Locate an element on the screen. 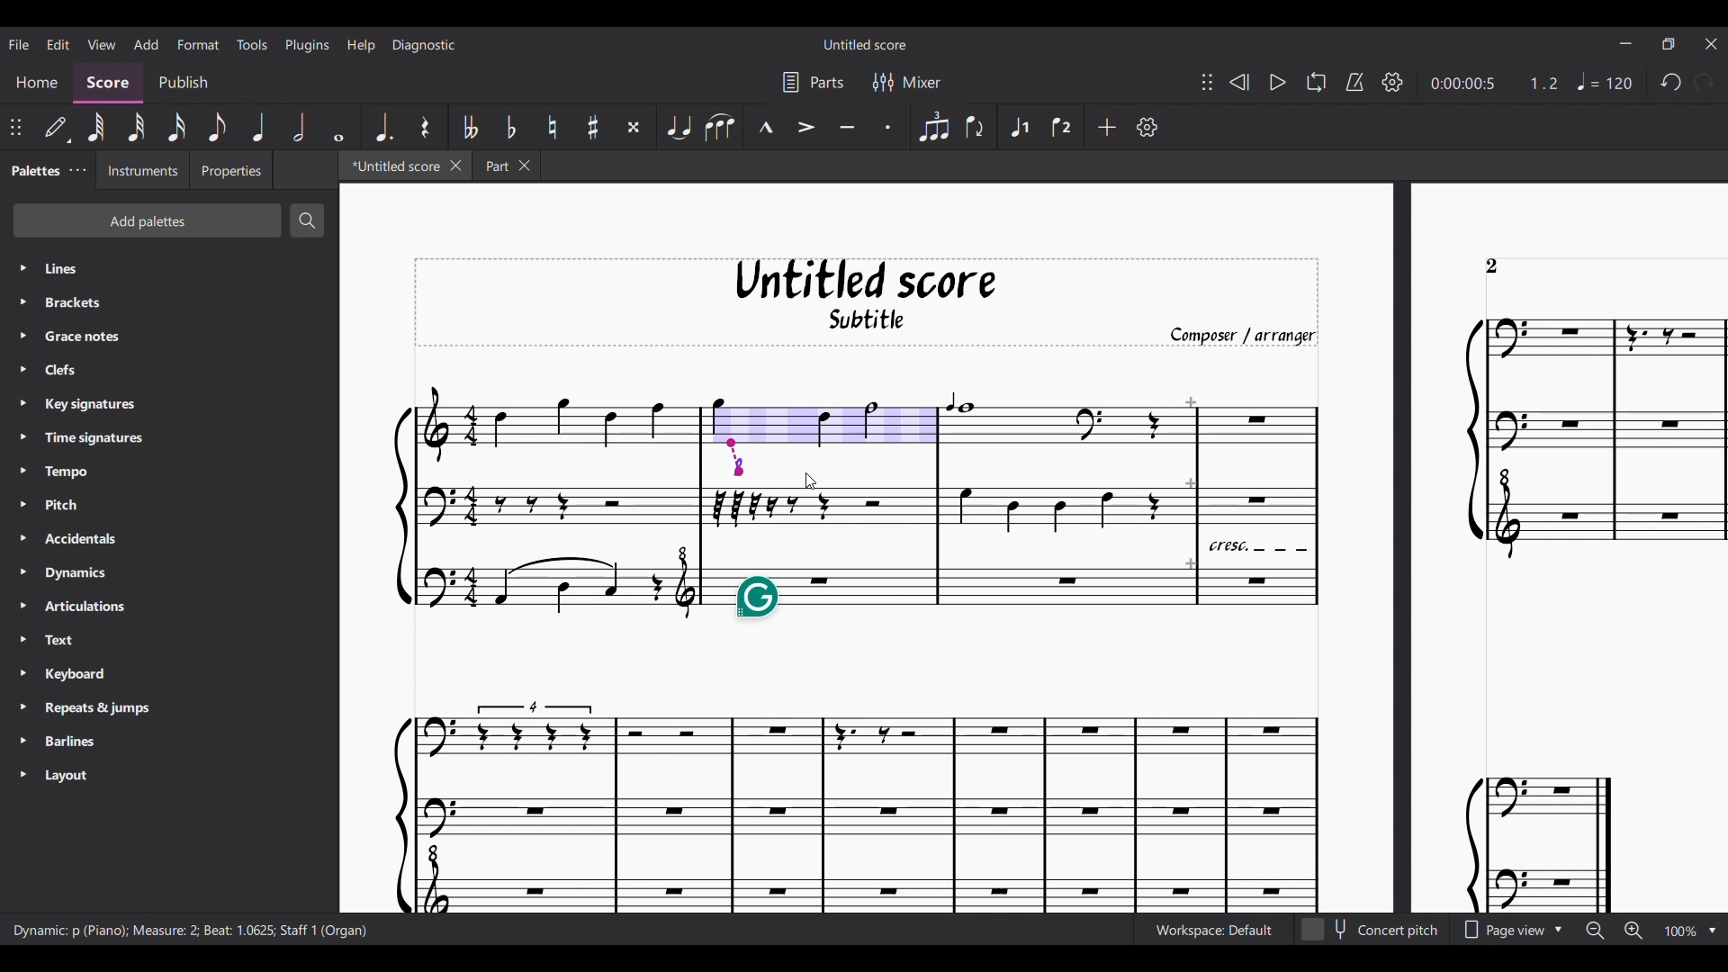  Tie is located at coordinates (678, 127).